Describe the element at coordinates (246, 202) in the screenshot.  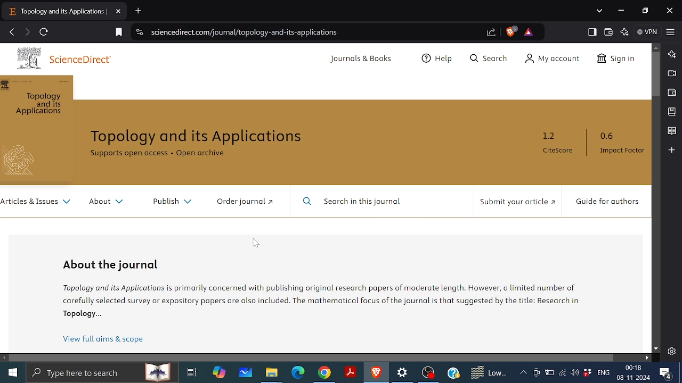
I see `Order journal` at that location.